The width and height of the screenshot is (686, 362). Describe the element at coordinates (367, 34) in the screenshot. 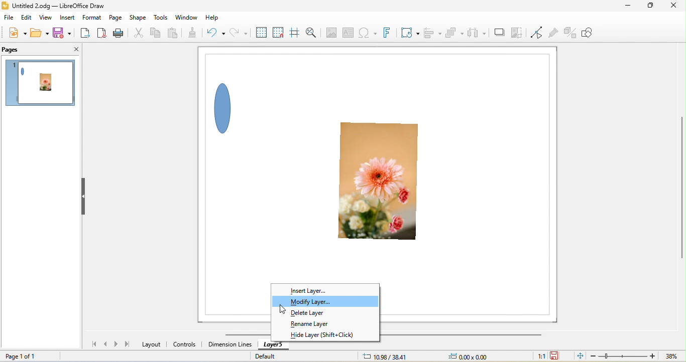

I see `special character` at that location.